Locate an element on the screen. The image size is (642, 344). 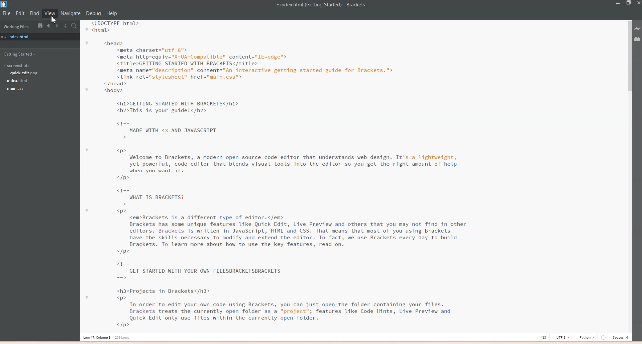
Debug is located at coordinates (93, 13).